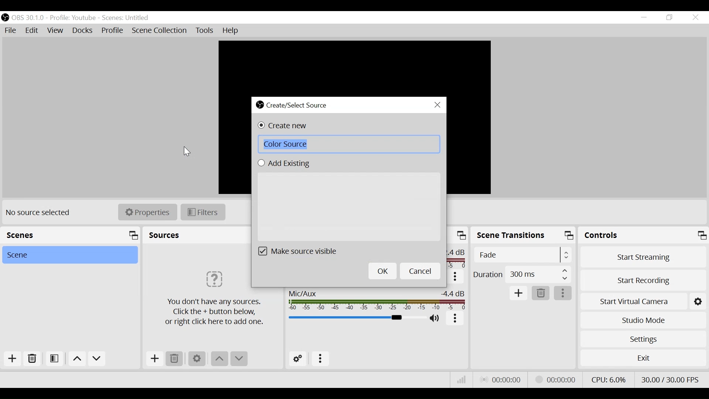  I want to click on Create/Select Source, so click(295, 105).